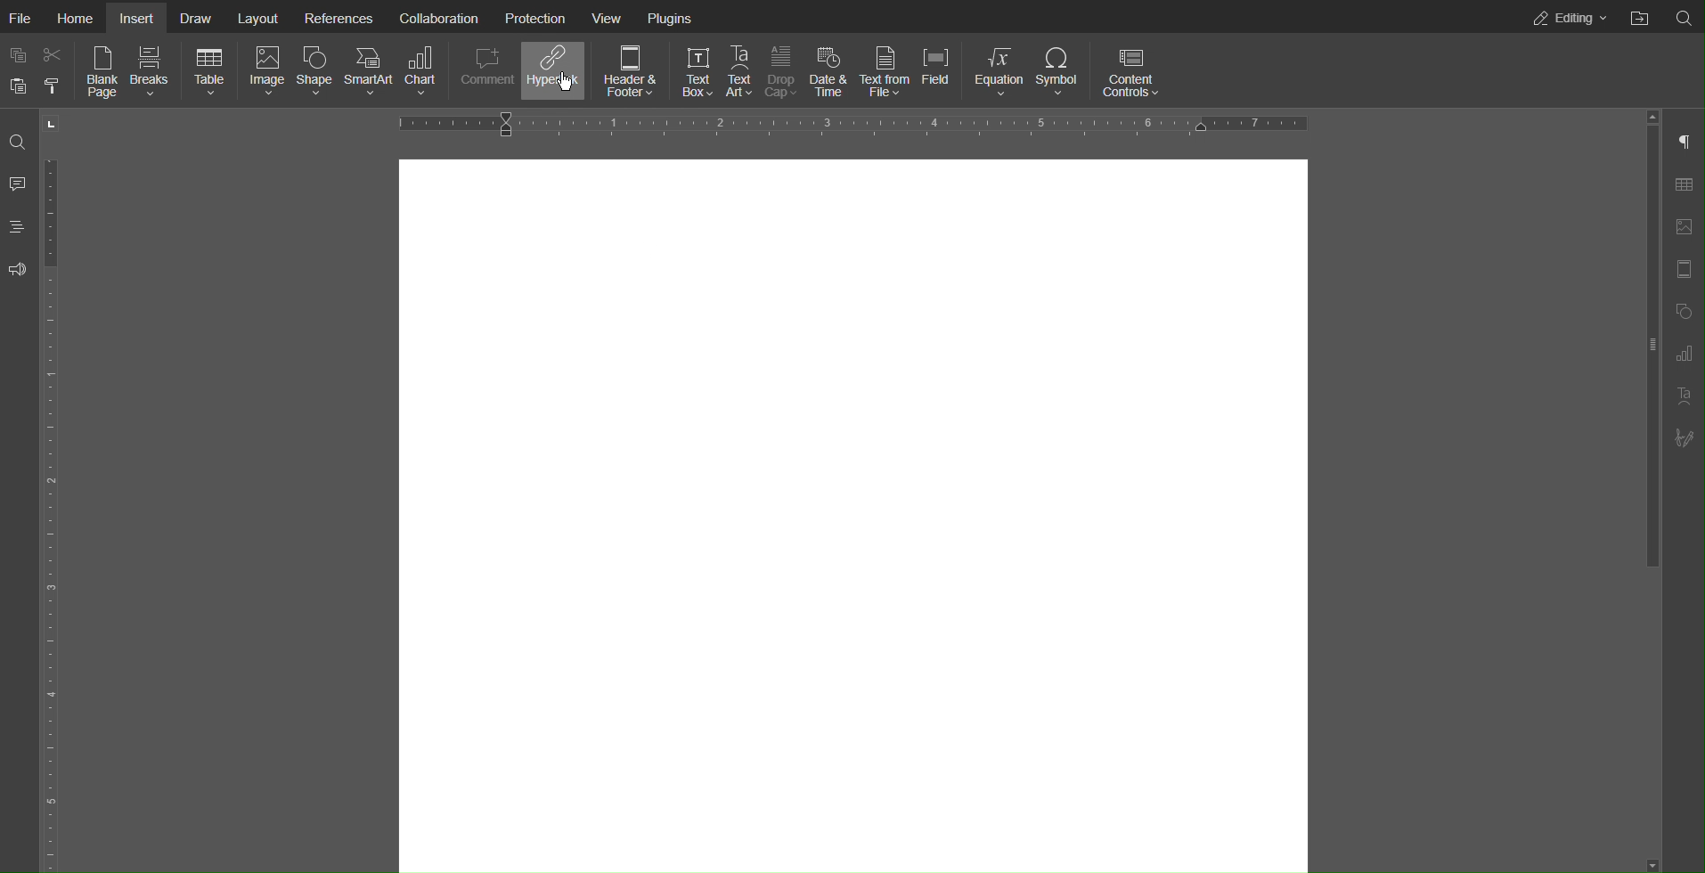 This screenshot has width=1705, height=873. I want to click on Header Footer, so click(1683, 272).